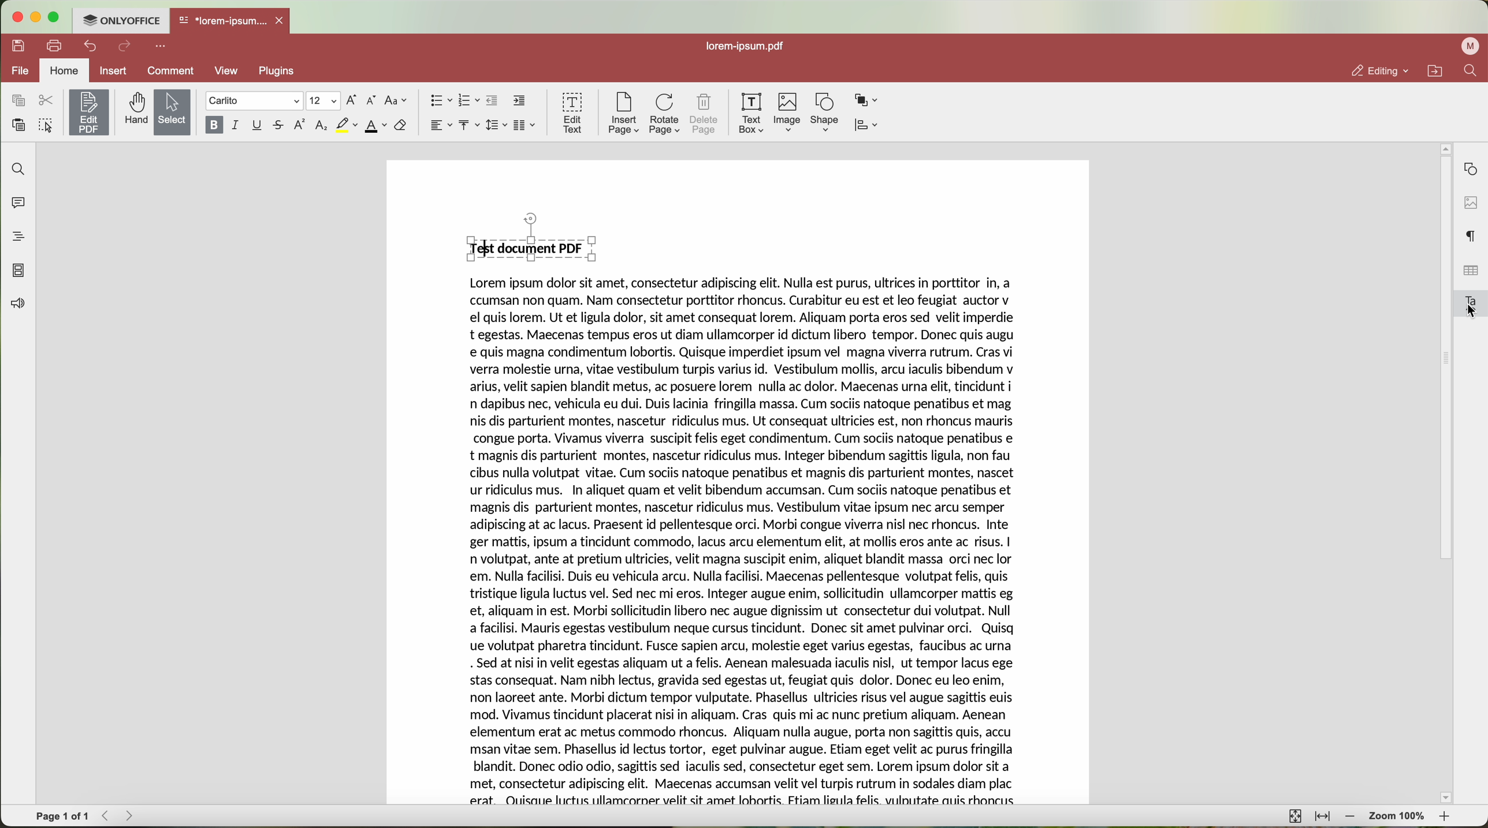 The width and height of the screenshot is (1488, 828). What do you see at coordinates (1472, 72) in the screenshot?
I see `find` at bounding box center [1472, 72].